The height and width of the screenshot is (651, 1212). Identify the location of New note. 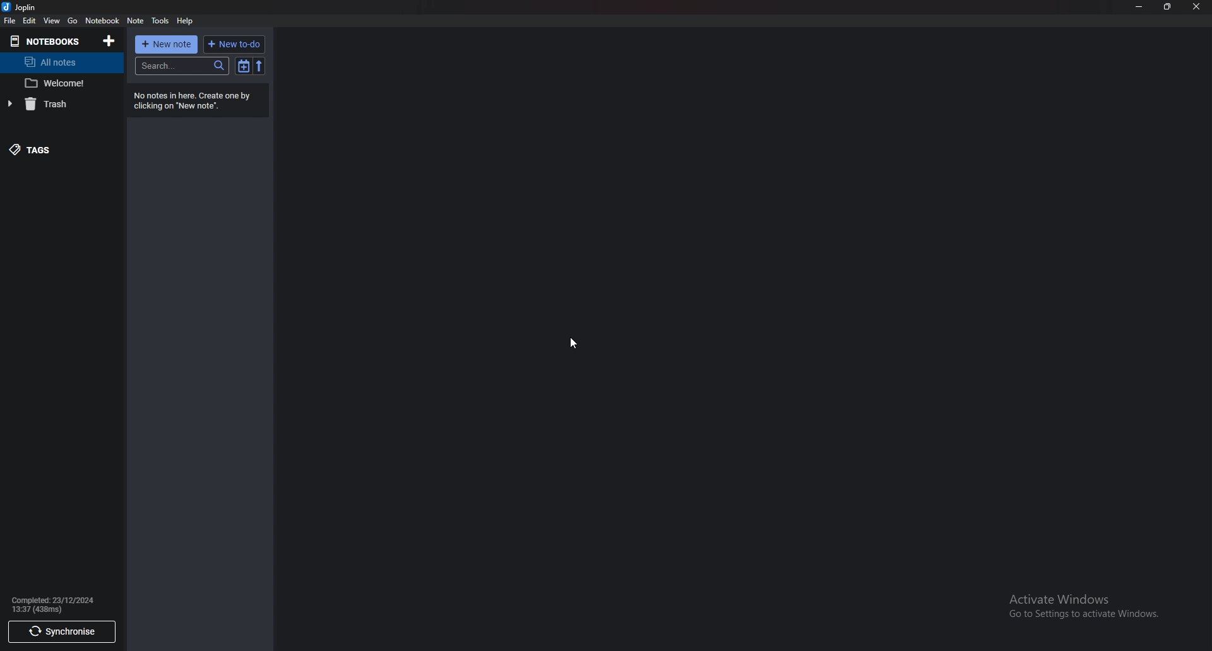
(165, 45).